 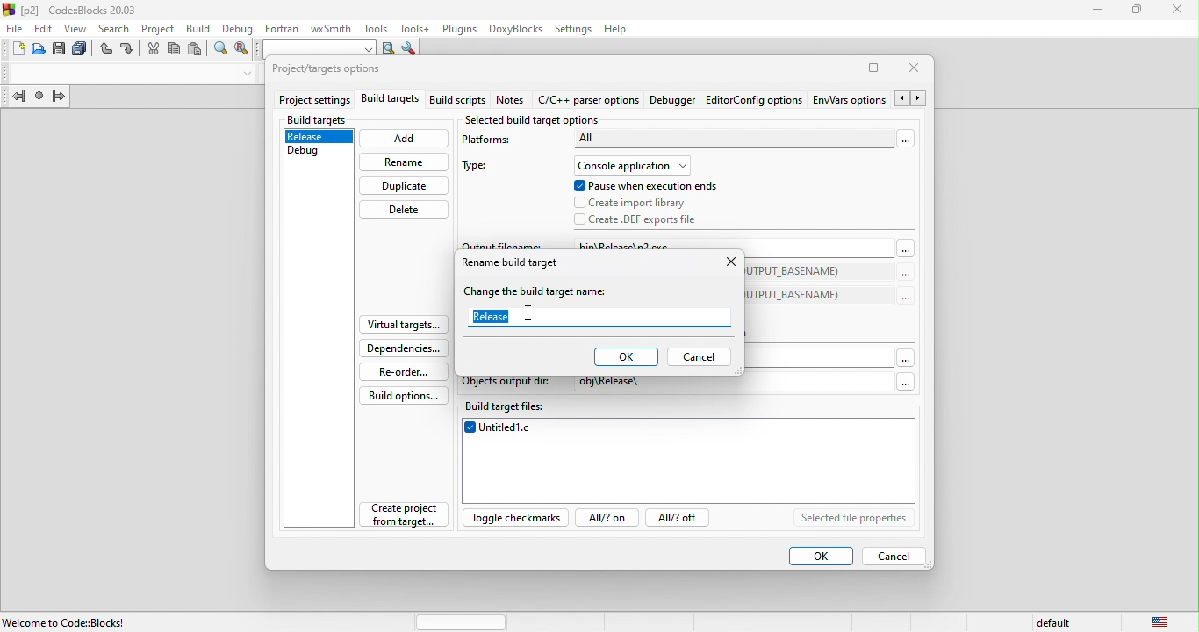 What do you see at coordinates (905, 356) in the screenshot?
I see `More` at bounding box center [905, 356].